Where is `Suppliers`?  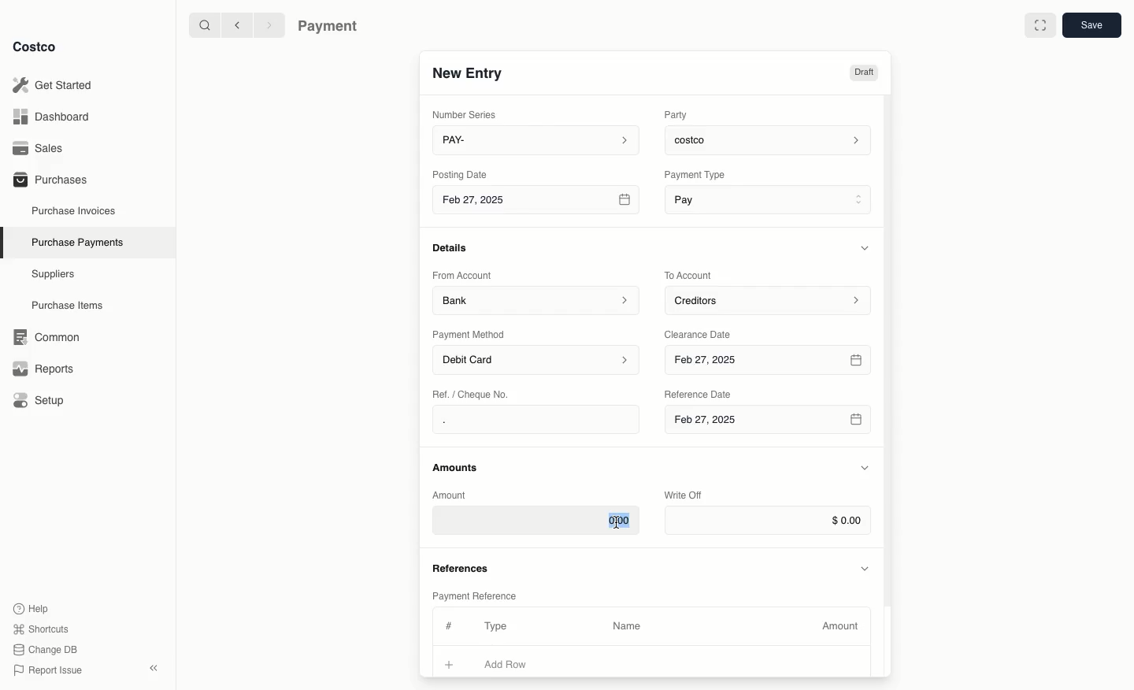 Suppliers is located at coordinates (54, 273).